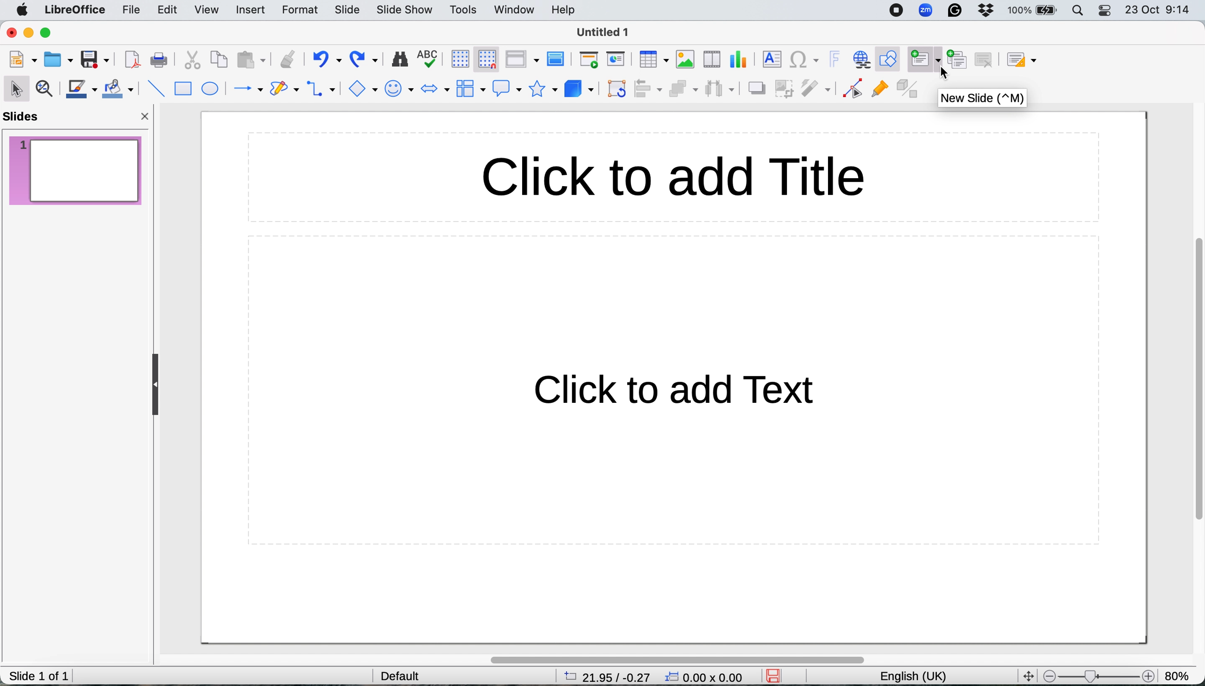  What do you see at coordinates (133, 58) in the screenshot?
I see `export directly as pdf` at bounding box center [133, 58].